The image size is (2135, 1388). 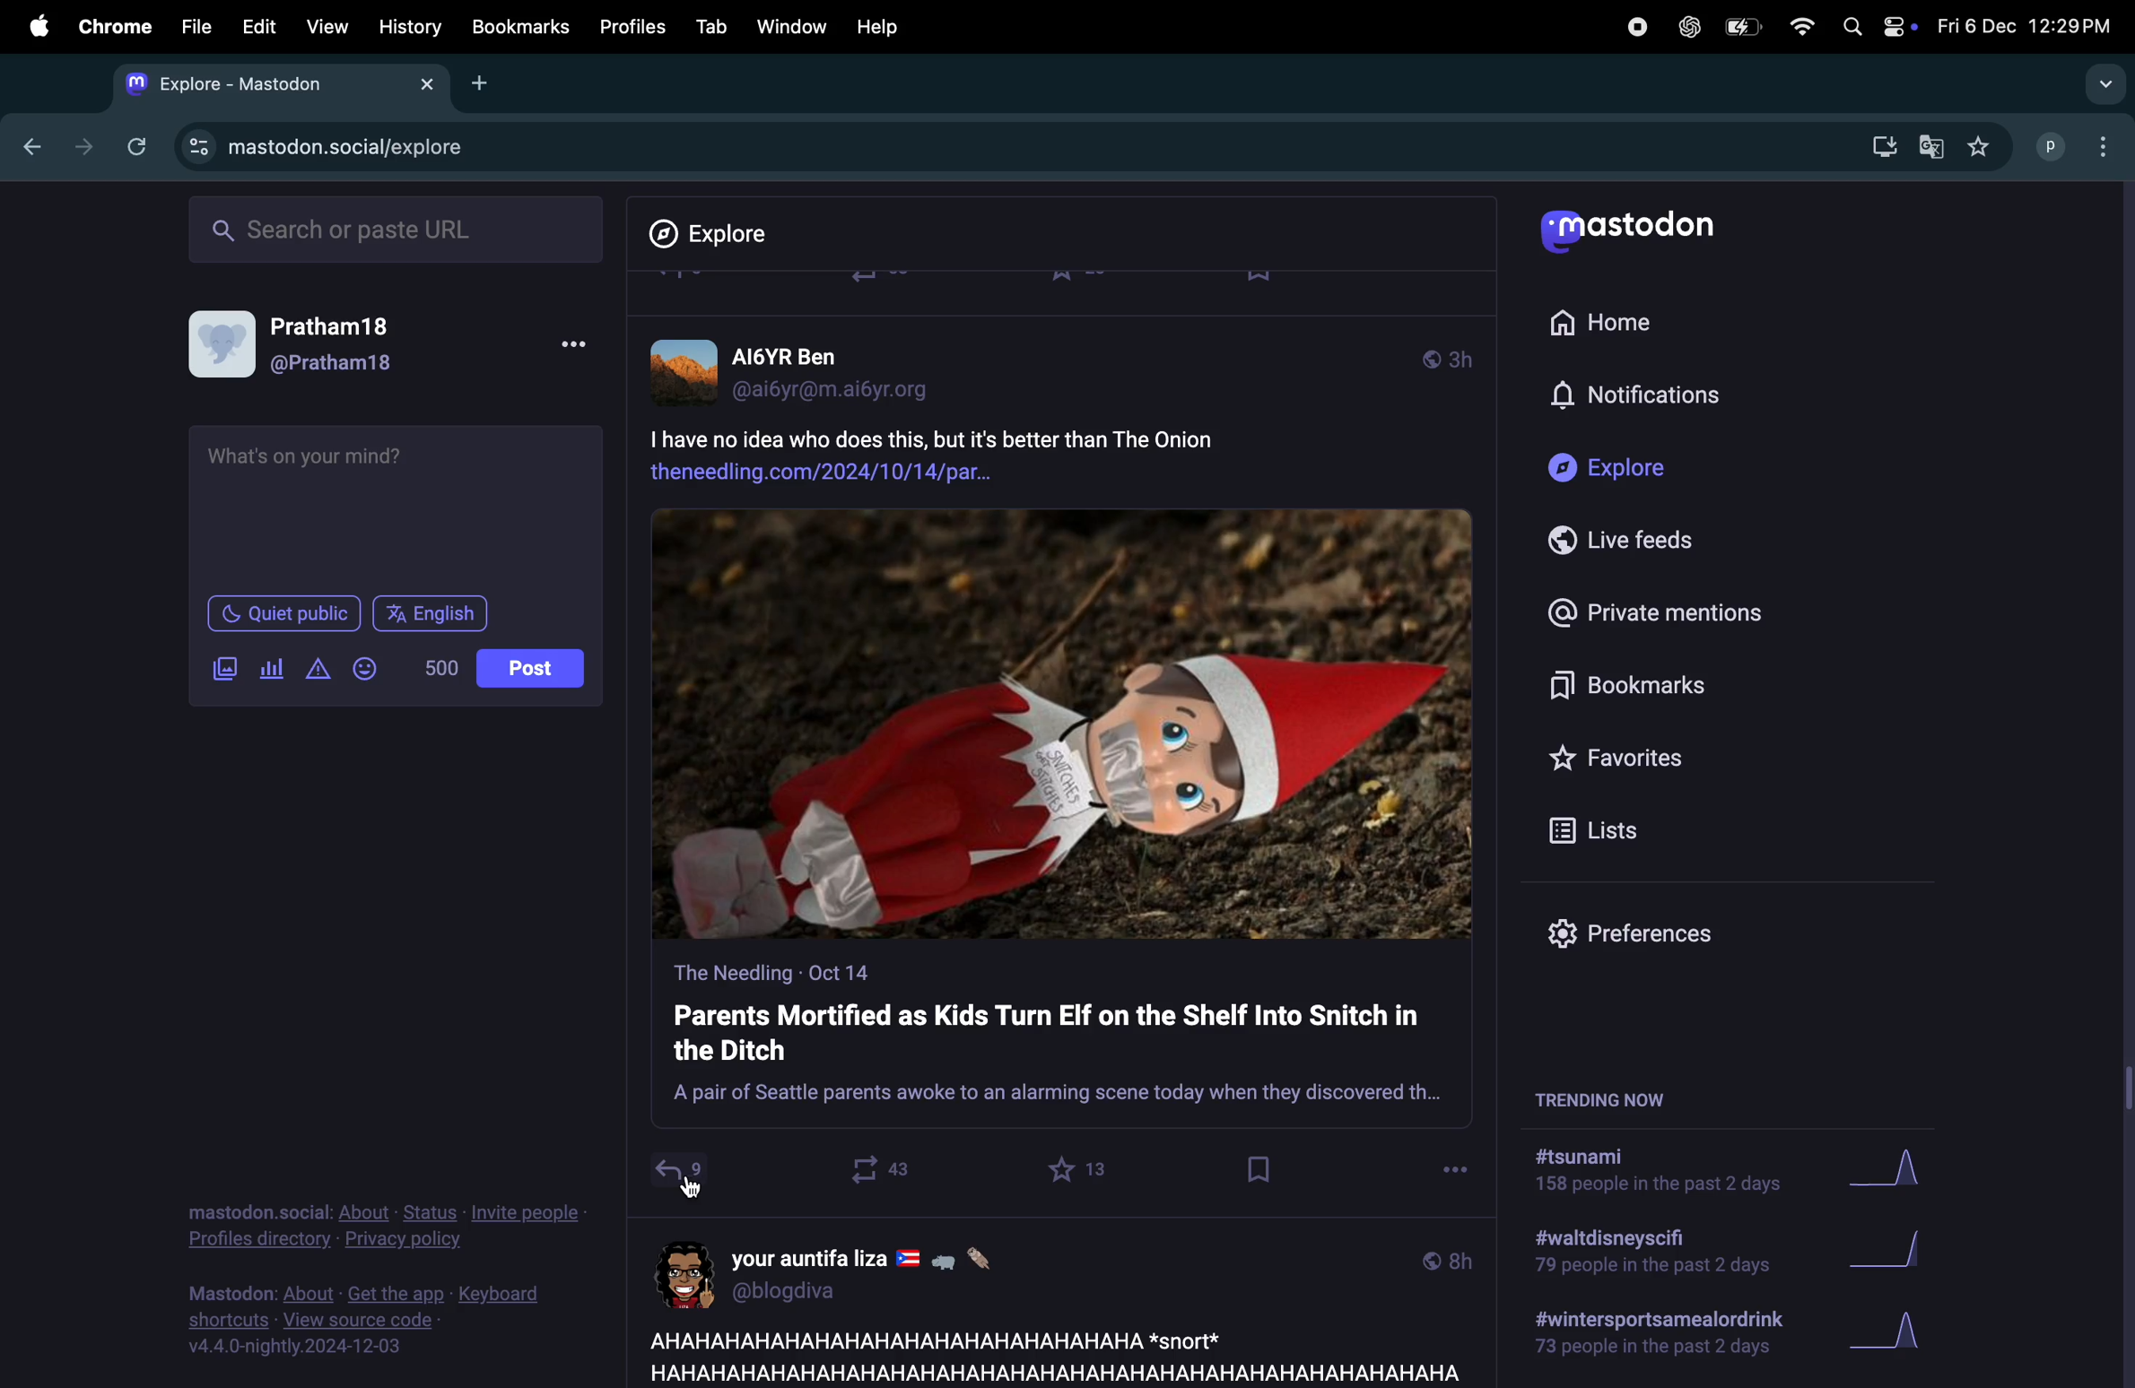 I want to click on user profile, so click(x=806, y=369).